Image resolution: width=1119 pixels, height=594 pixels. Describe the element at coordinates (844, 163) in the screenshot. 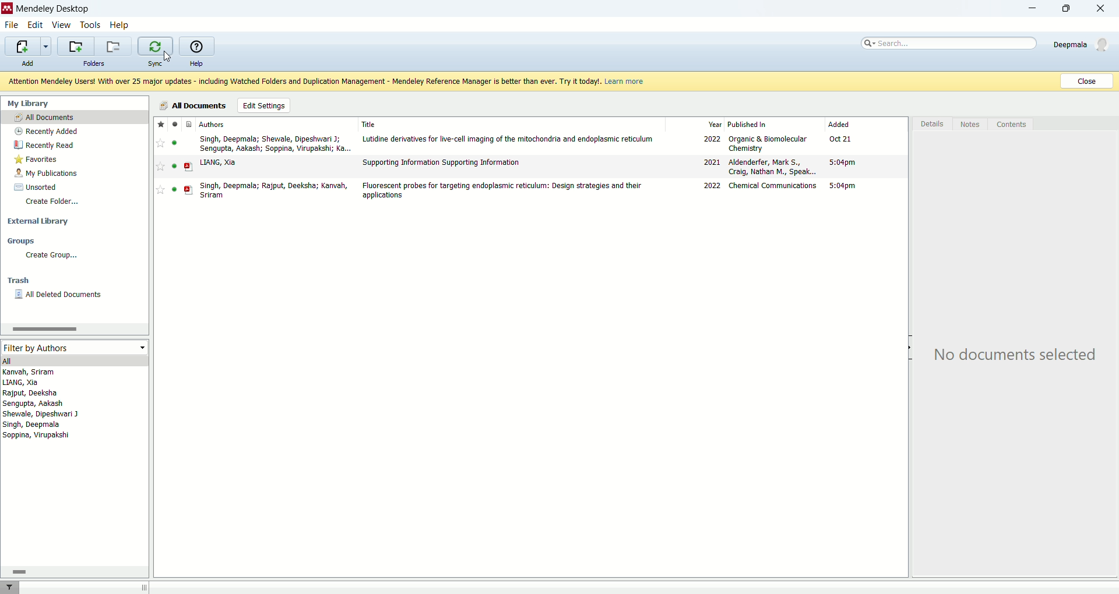

I see `5:04pm` at that location.